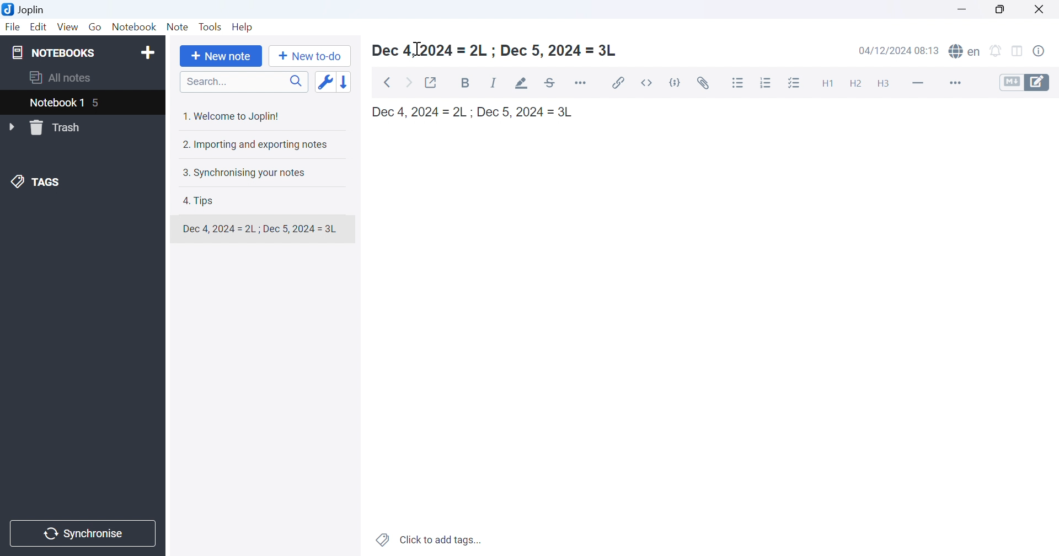  I want to click on Minimize, so click(964, 7).